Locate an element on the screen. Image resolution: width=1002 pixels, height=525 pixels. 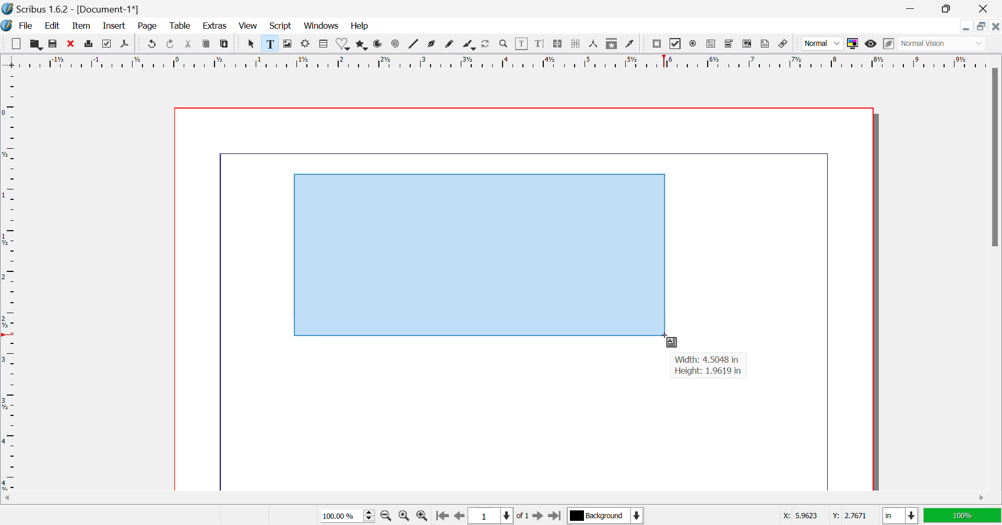
Refresh is located at coordinates (487, 45).